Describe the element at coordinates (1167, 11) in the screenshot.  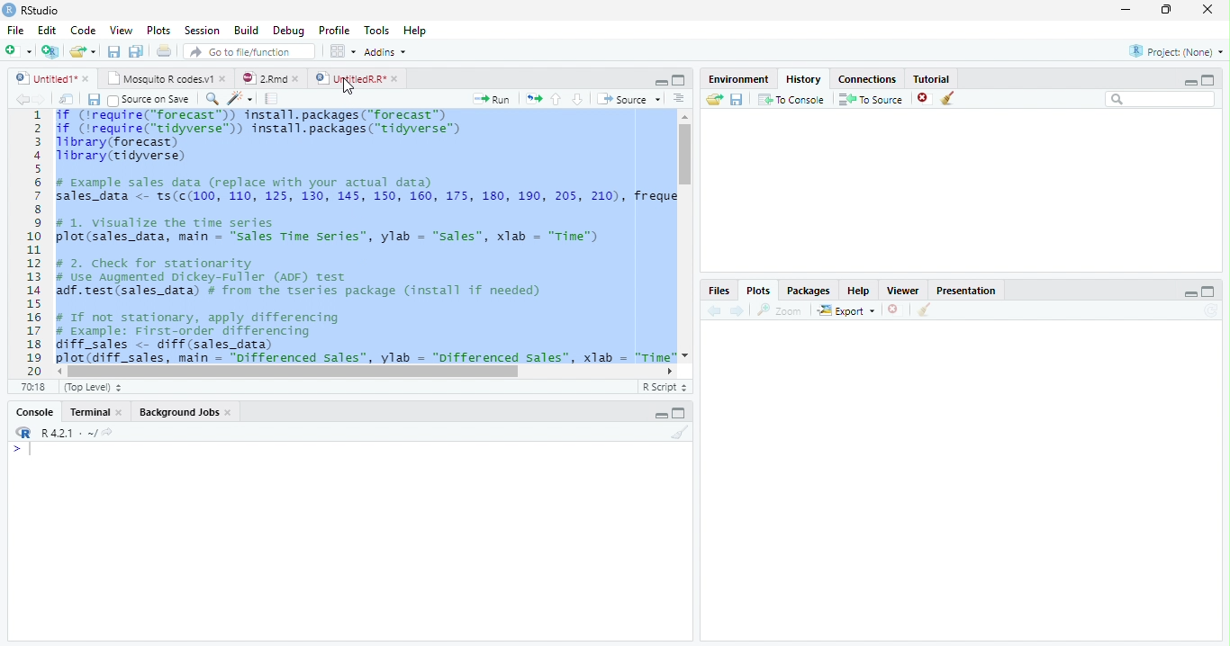
I see `Restore Down` at that location.